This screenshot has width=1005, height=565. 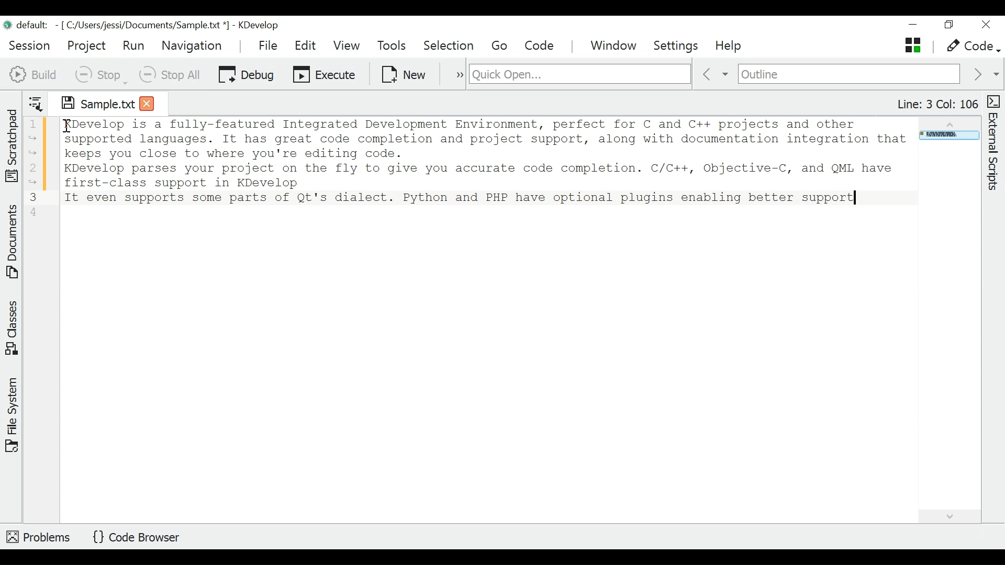 What do you see at coordinates (91, 101) in the screenshot?
I see `Sample.txt` at bounding box center [91, 101].